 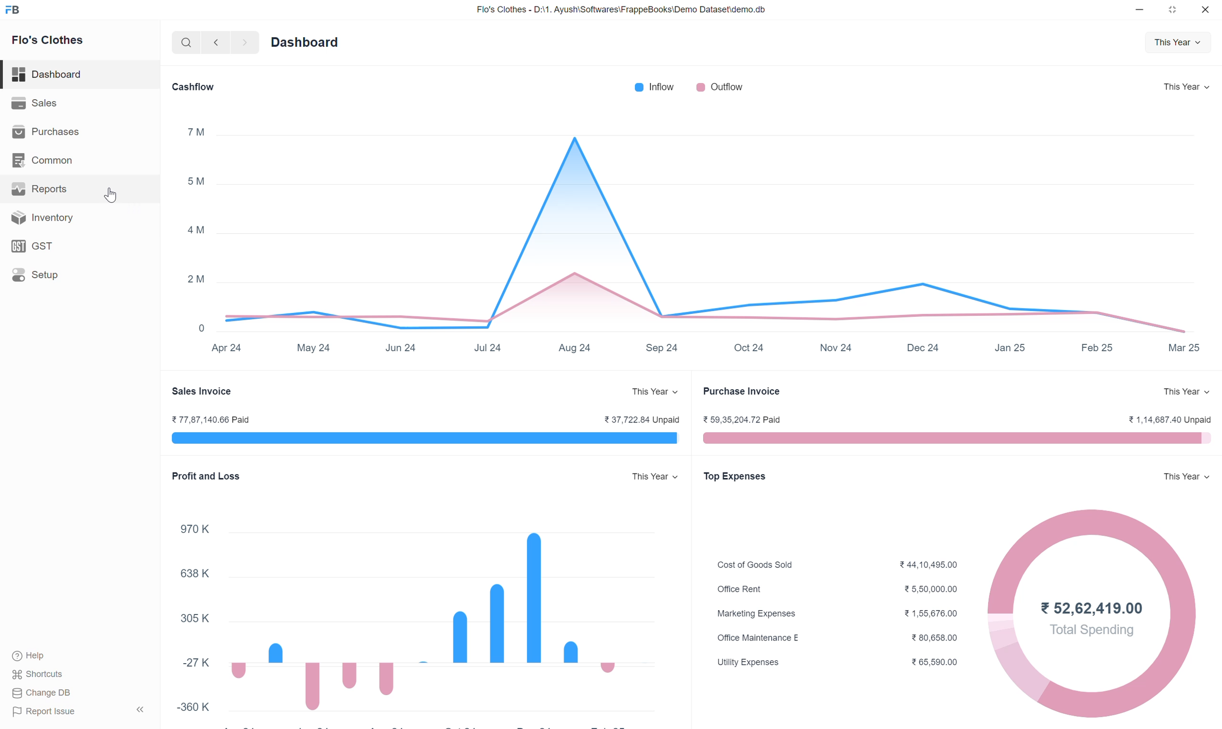 I want to click on 5,50,000.00, so click(x=938, y=591).